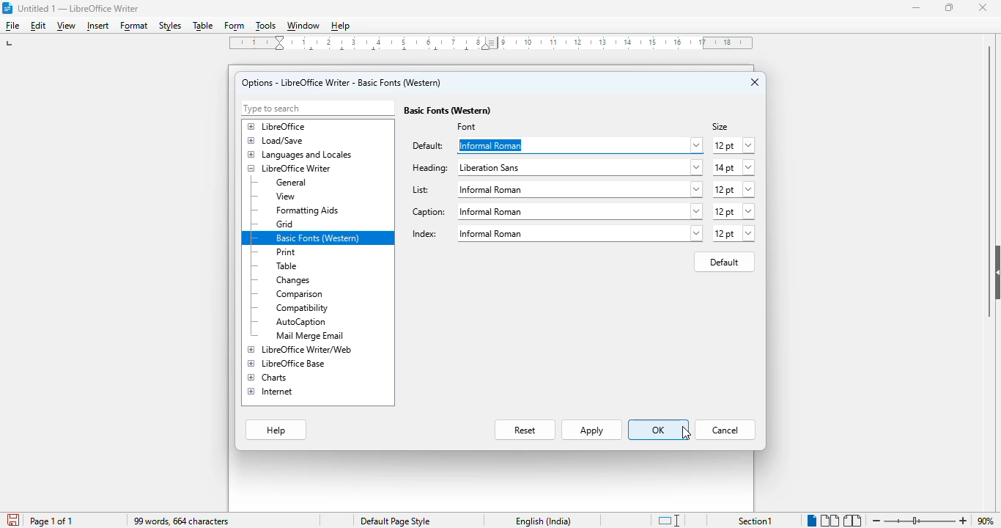 This screenshot has height=528, width=1001. What do you see at coordinates (986, 521) in the screenshot?
I see `zoom factor` at bounding box center [986, 521].